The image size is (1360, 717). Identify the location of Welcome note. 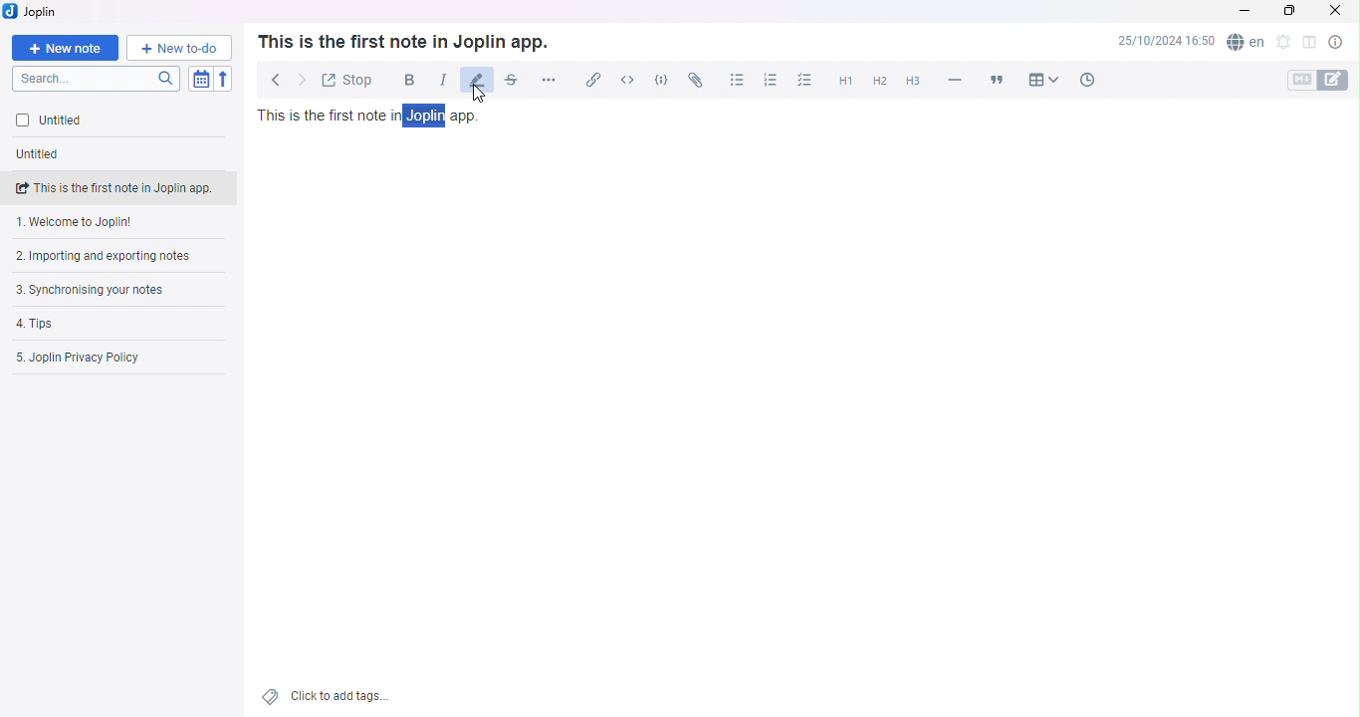
(115, 223).